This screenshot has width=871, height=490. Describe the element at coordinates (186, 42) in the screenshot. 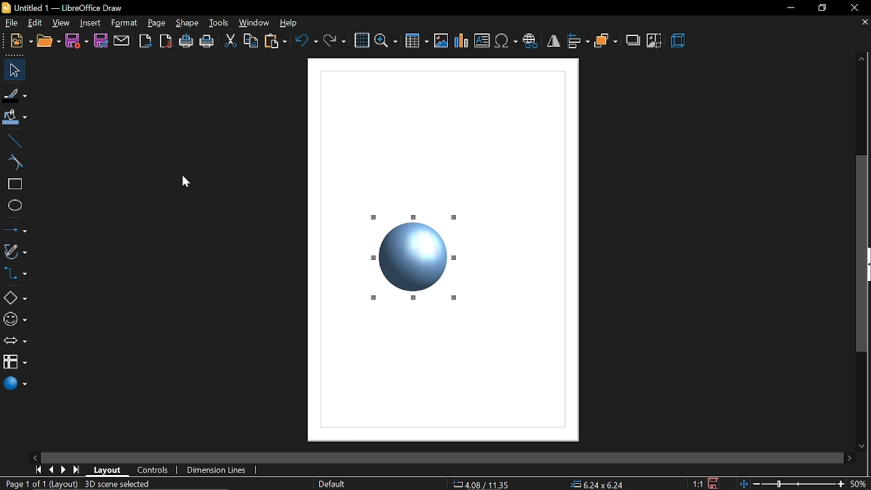

I see `print directly` at that location.